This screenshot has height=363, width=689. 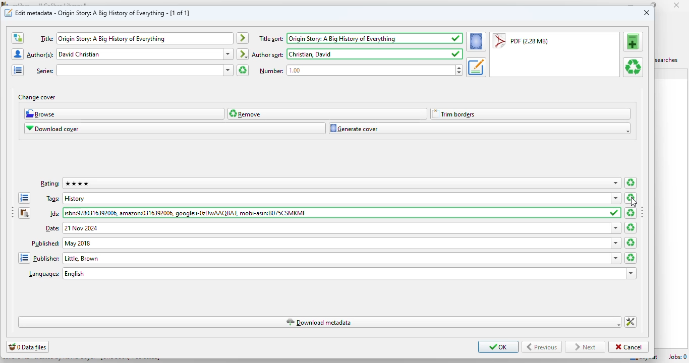 What do you see at coordinates (25, 213) in the screenshot?
I see `paste` at bounding box center [25, 213].